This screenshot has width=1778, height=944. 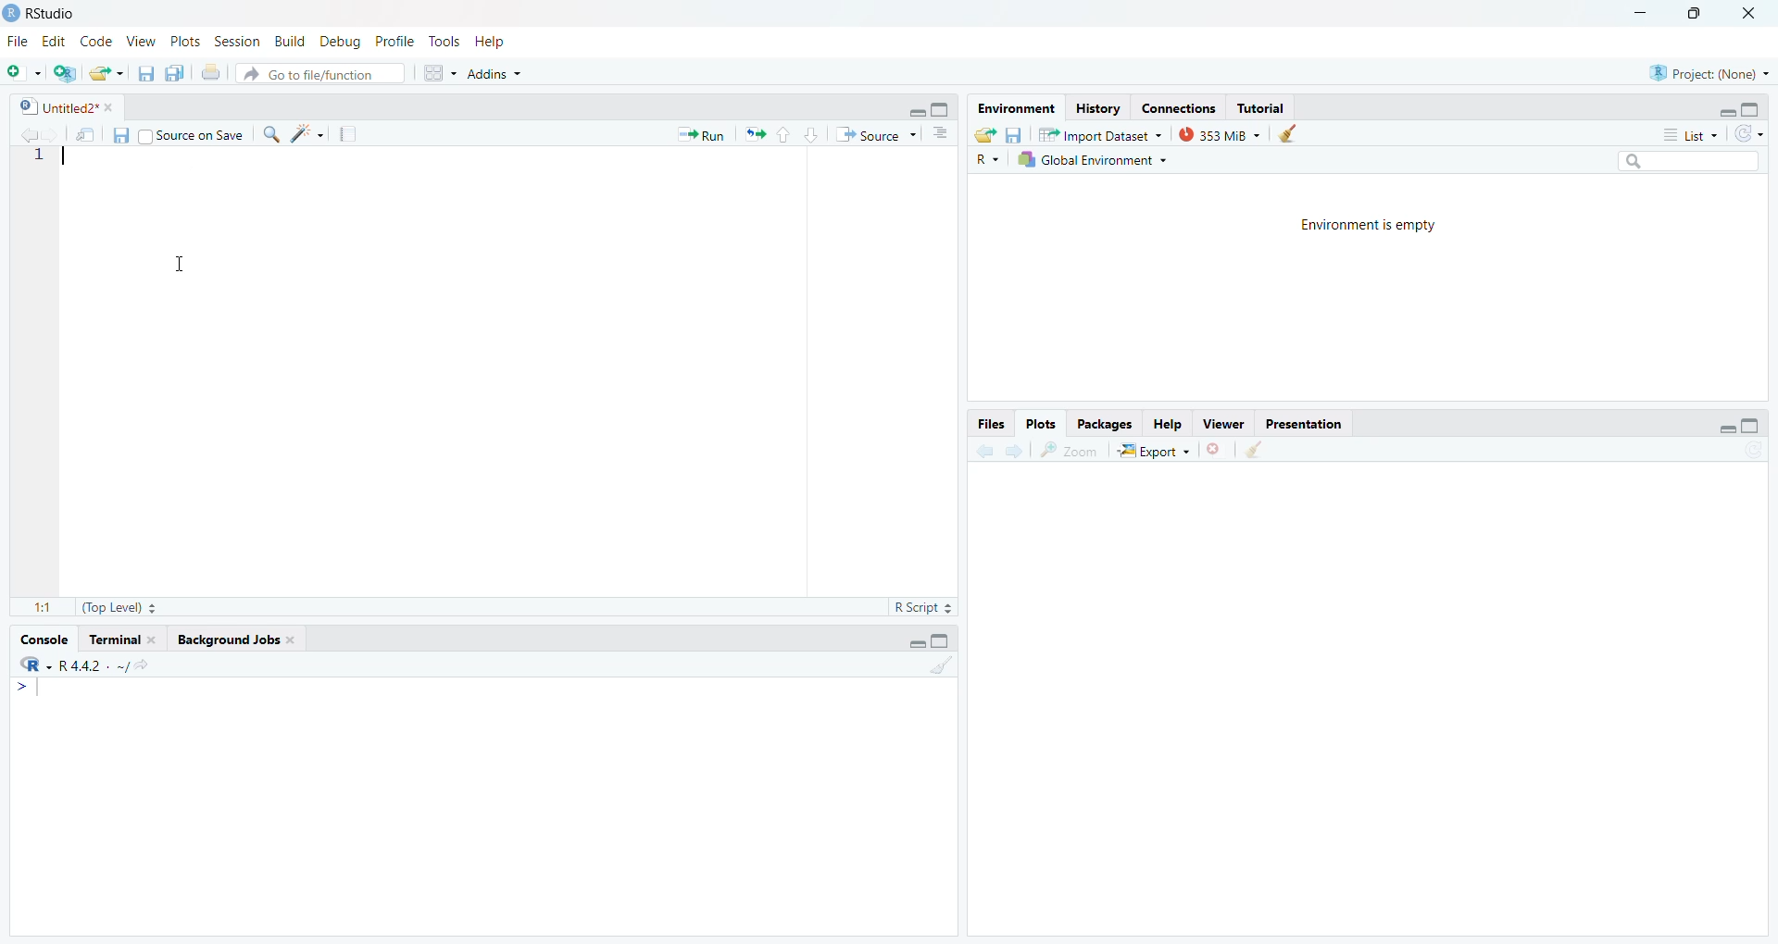 What do you see at coordinates (809, 135) in the screenshot?
I see `go to next selection/chunk` at bounding box center [809, 135].